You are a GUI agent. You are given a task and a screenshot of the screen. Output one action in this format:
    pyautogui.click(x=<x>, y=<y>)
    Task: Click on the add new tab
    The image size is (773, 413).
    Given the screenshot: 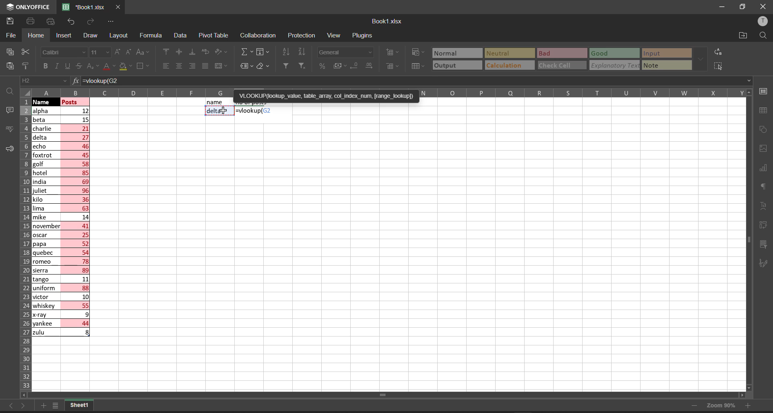 What is the action you would take?
    pyautogui.click(x=45, y=405)
    